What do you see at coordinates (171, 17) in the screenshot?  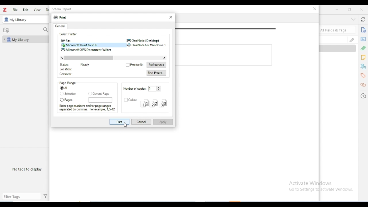 I see `close` at bounding box center [171, 17].